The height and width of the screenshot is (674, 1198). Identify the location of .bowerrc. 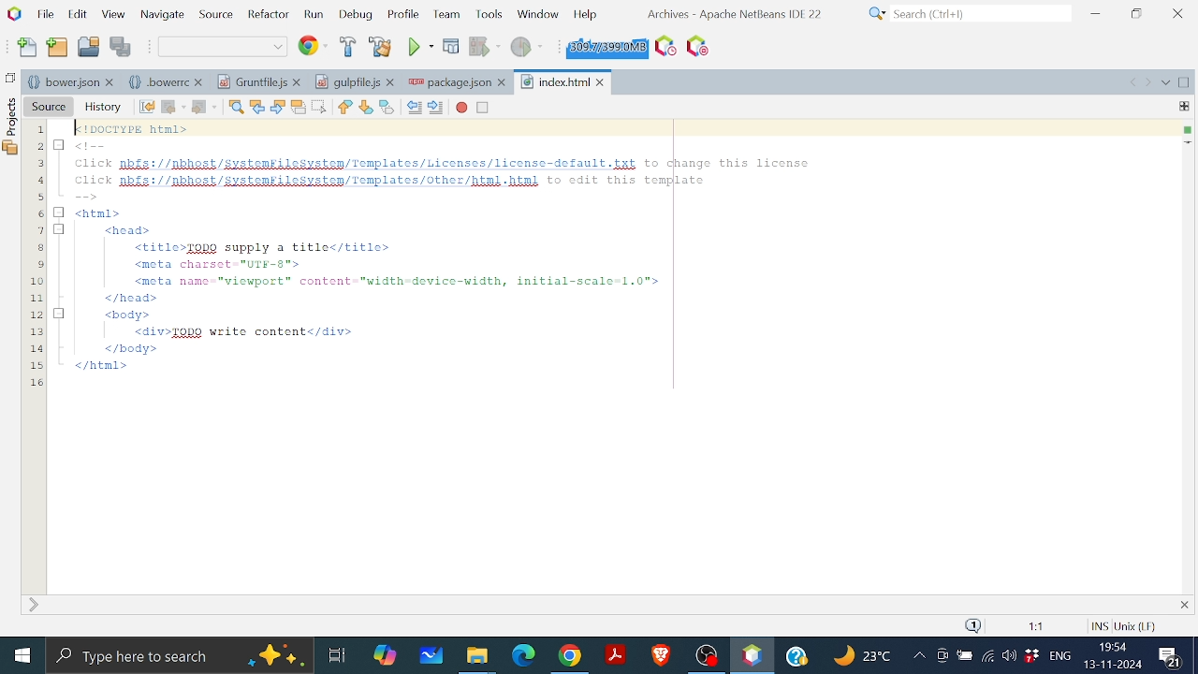
(159, 83).